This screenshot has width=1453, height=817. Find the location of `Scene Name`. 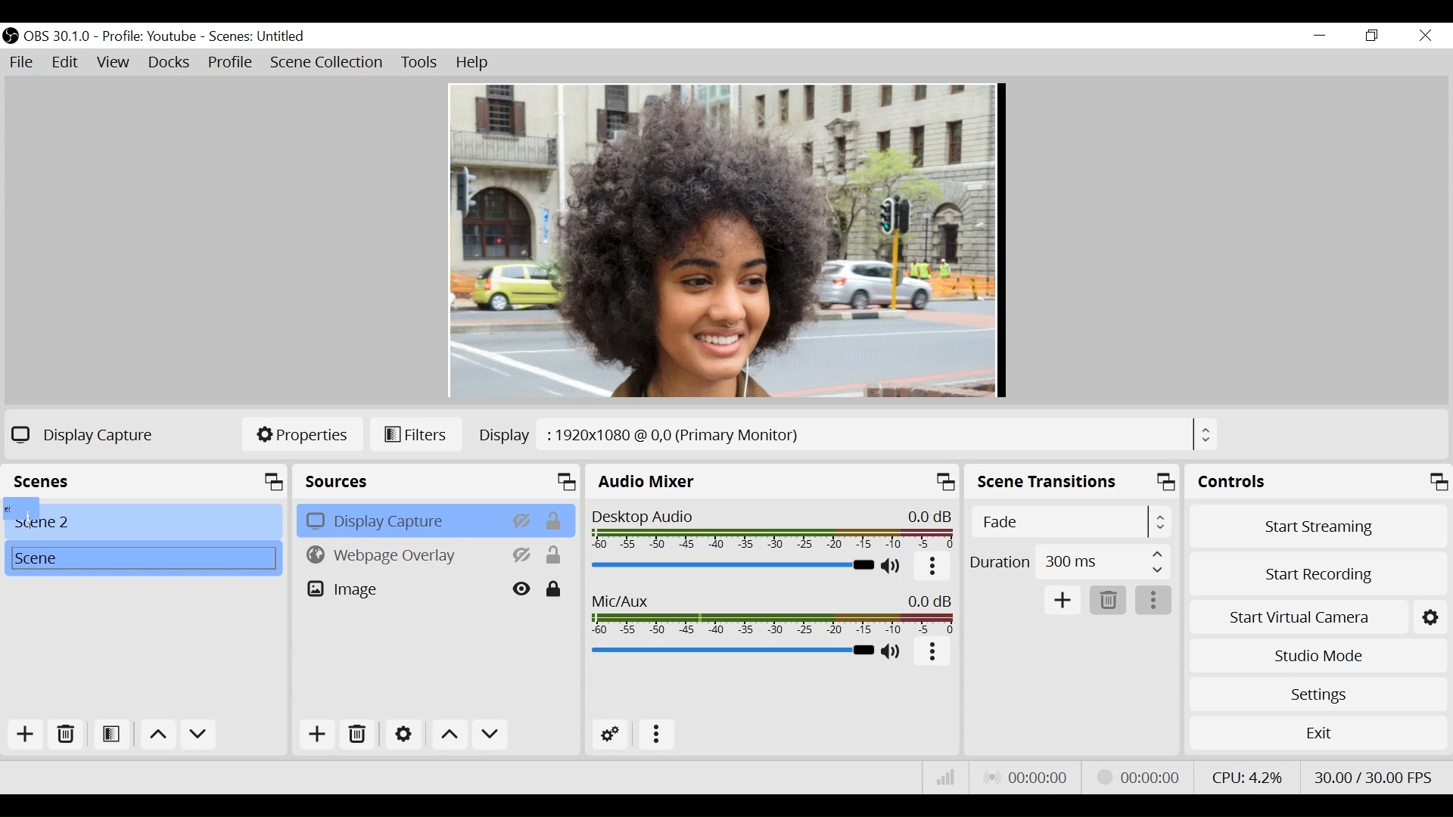

Scene Name is located at coordinates (257, 37).